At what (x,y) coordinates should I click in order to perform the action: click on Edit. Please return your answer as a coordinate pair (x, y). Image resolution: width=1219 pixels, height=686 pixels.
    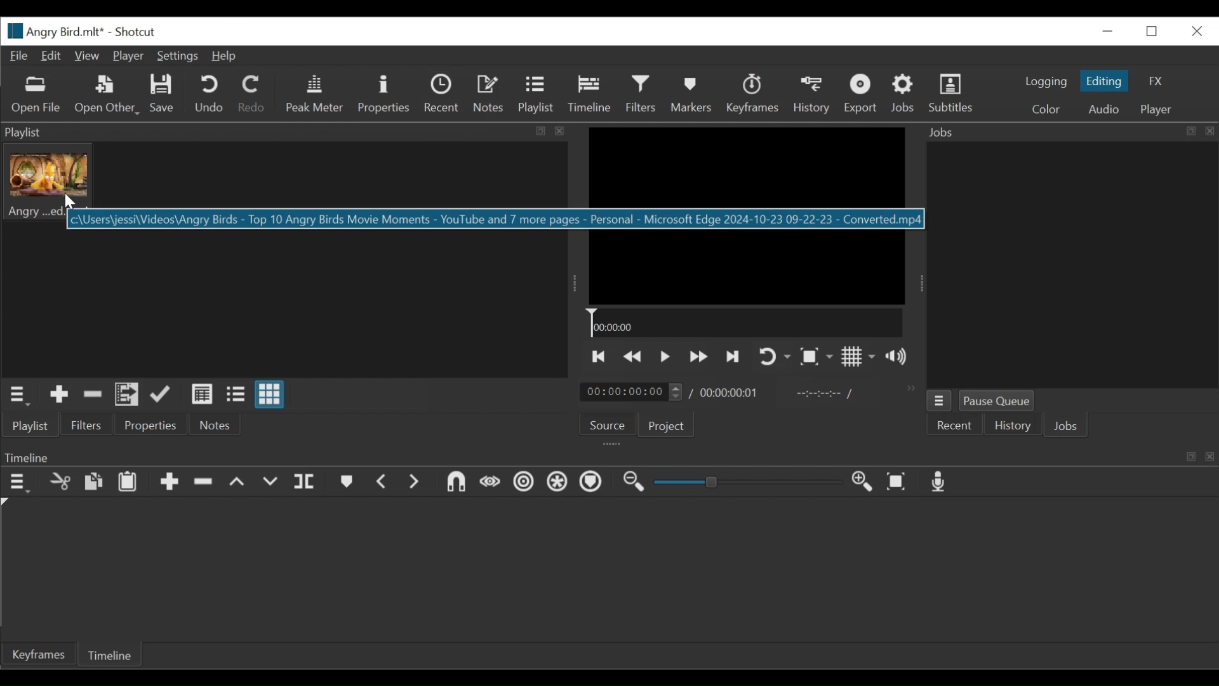
    Looking at the image, I should click on (49, 56).